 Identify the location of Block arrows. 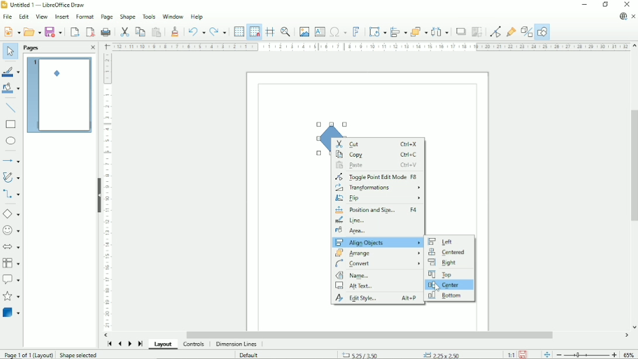
(11, 247).